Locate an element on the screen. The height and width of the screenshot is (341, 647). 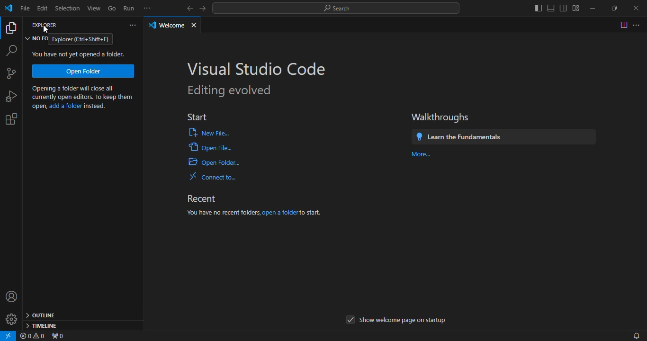
close is located at coordinates (632, 8).